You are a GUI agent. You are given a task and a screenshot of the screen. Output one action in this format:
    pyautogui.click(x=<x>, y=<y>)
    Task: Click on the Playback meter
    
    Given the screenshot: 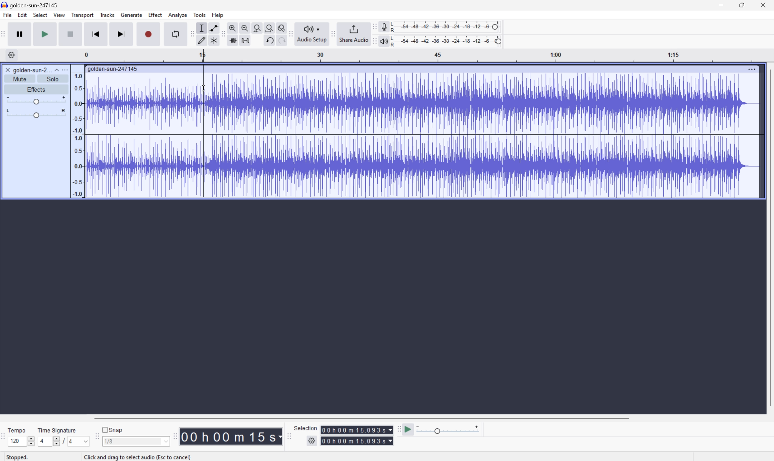 What is the action you would take?
    pyautogui.click(x=383, y=42)
    